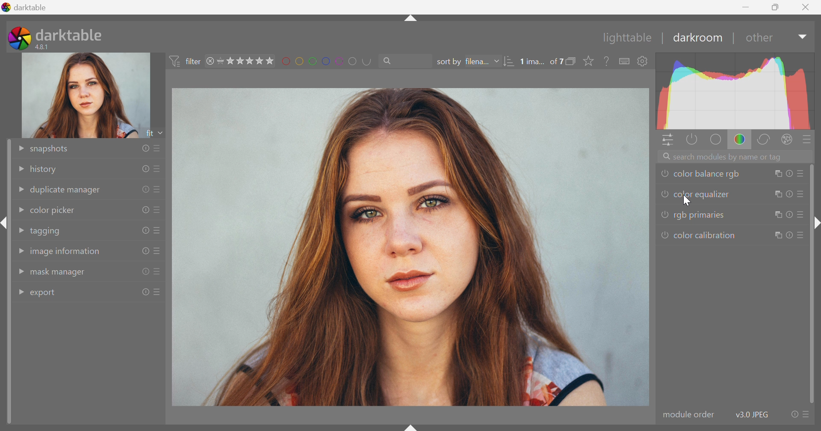 This screenshot has width=821, height=431. I want to click on other, so click(759, 39).